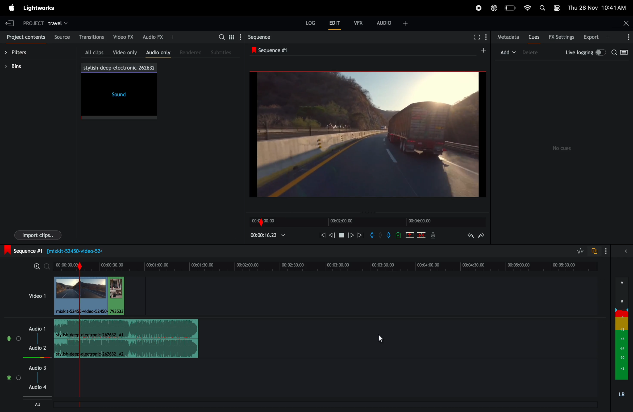 This screenshot has height=412, width=633. What do you see at coordinates (319, 51) in the screenshot?
I see `sequence 1` at bounding box center [319, 51].